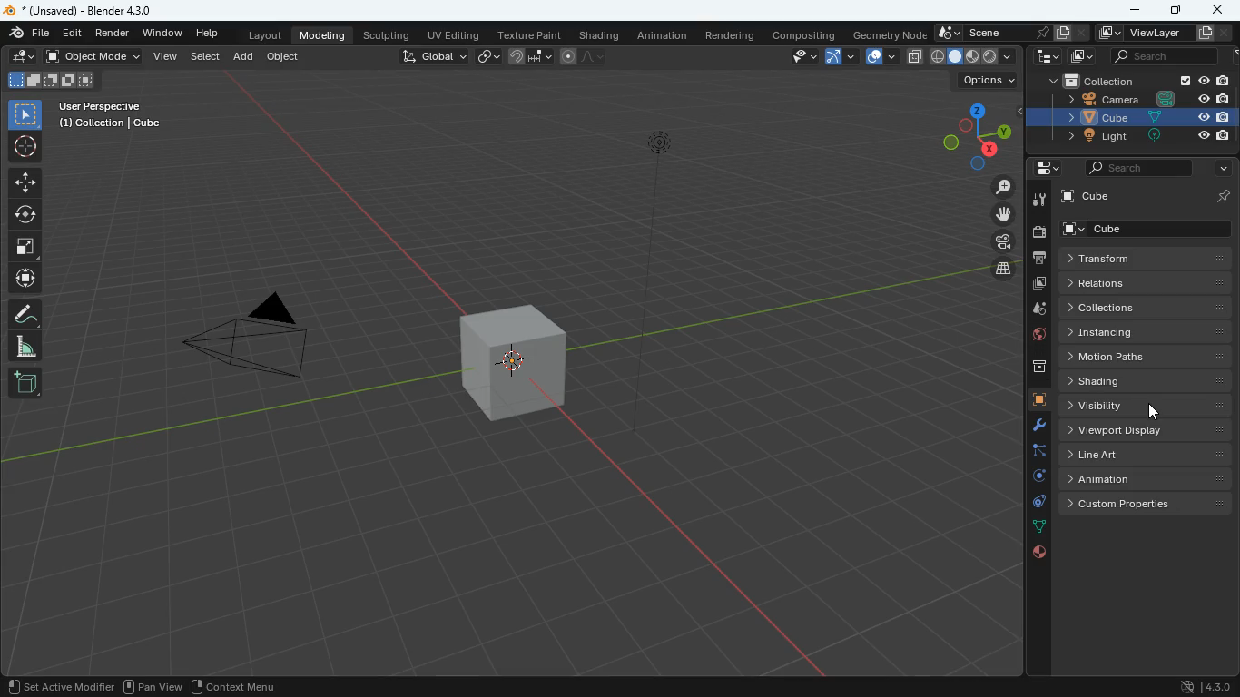  What do you see at coordinates (1146, 504) in the screenshot?
I see `custom properties` at bounding box center [1146, 504].